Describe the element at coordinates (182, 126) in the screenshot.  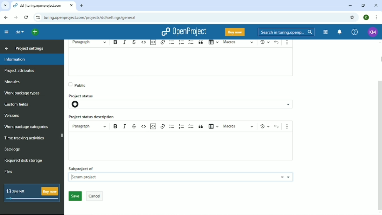
I see `Numbered list` at that location.